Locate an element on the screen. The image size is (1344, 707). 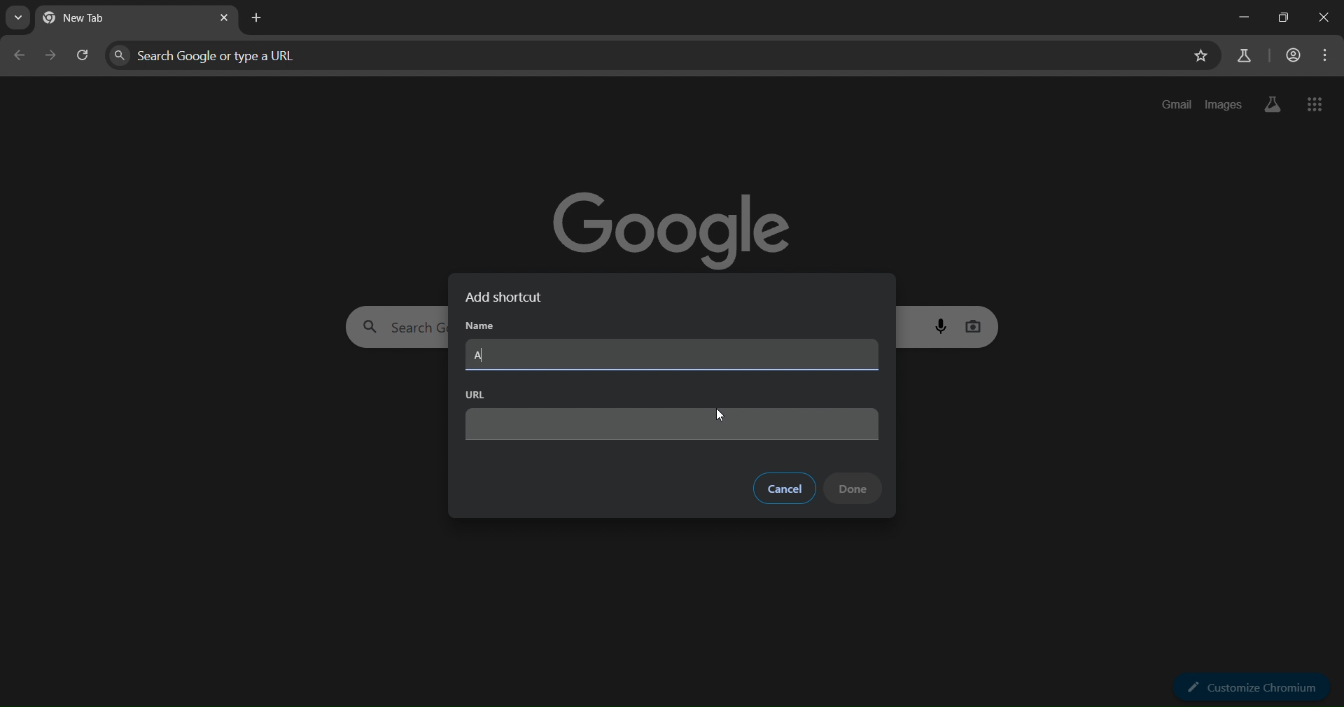
add shortcut is located at coordinates (510, 297).